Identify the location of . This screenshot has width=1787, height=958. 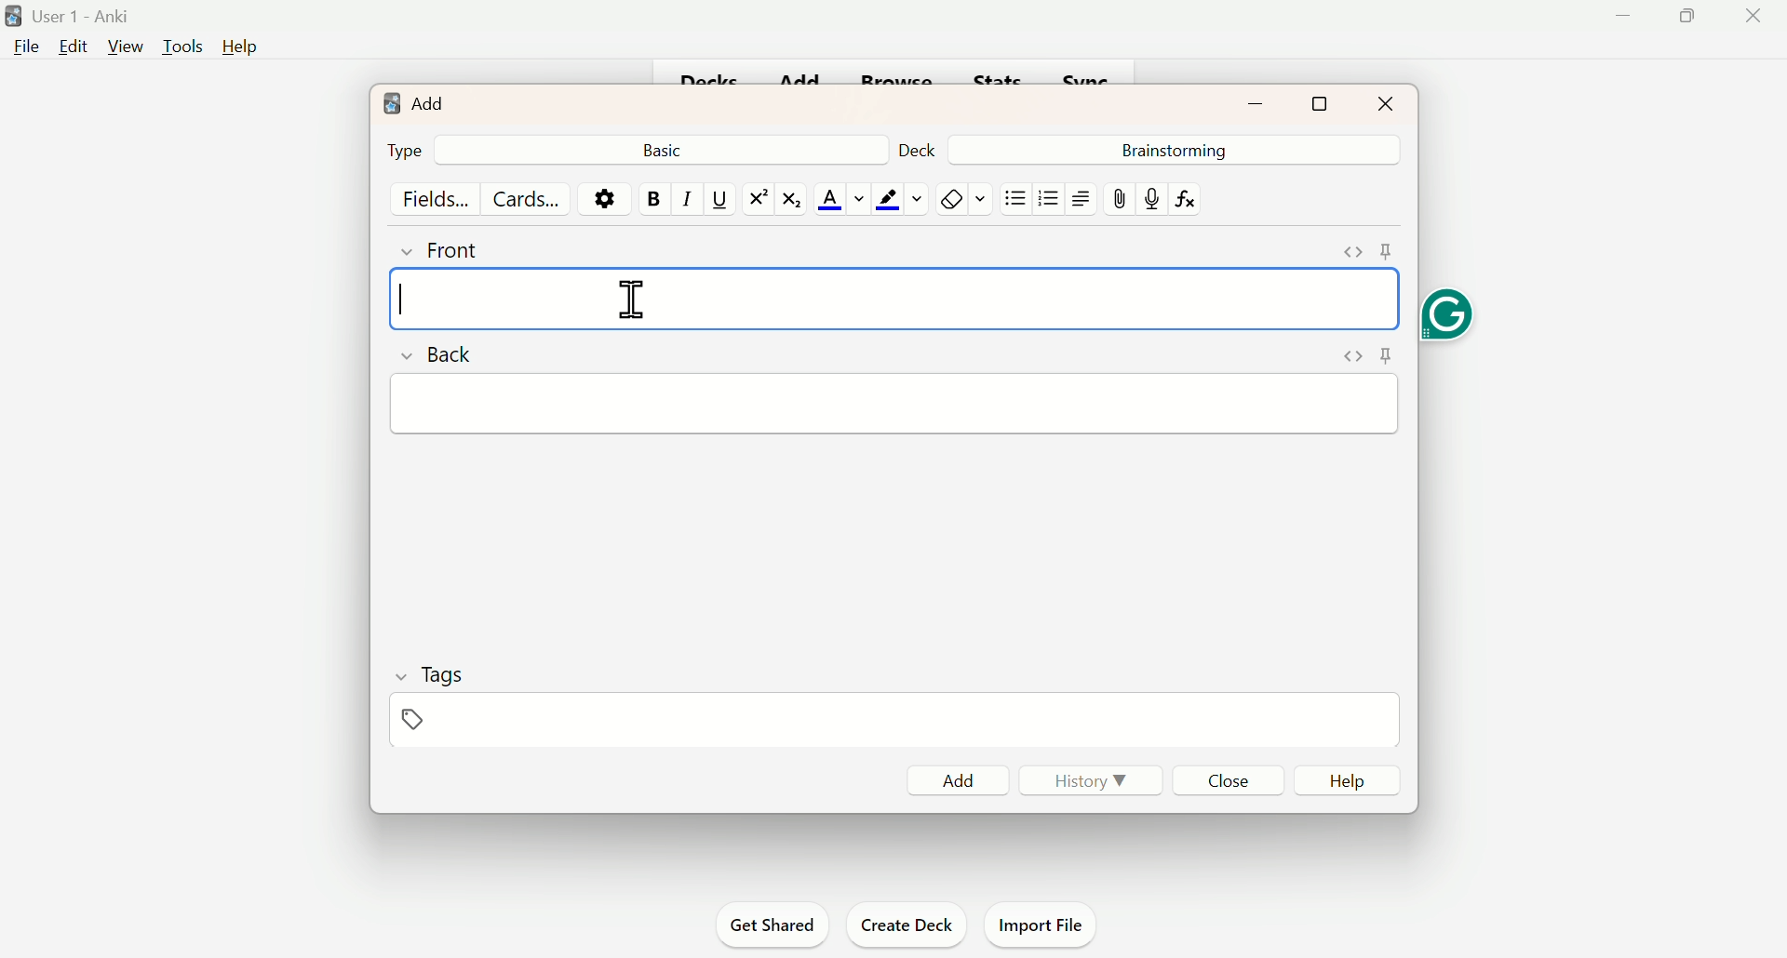
(124, 43).